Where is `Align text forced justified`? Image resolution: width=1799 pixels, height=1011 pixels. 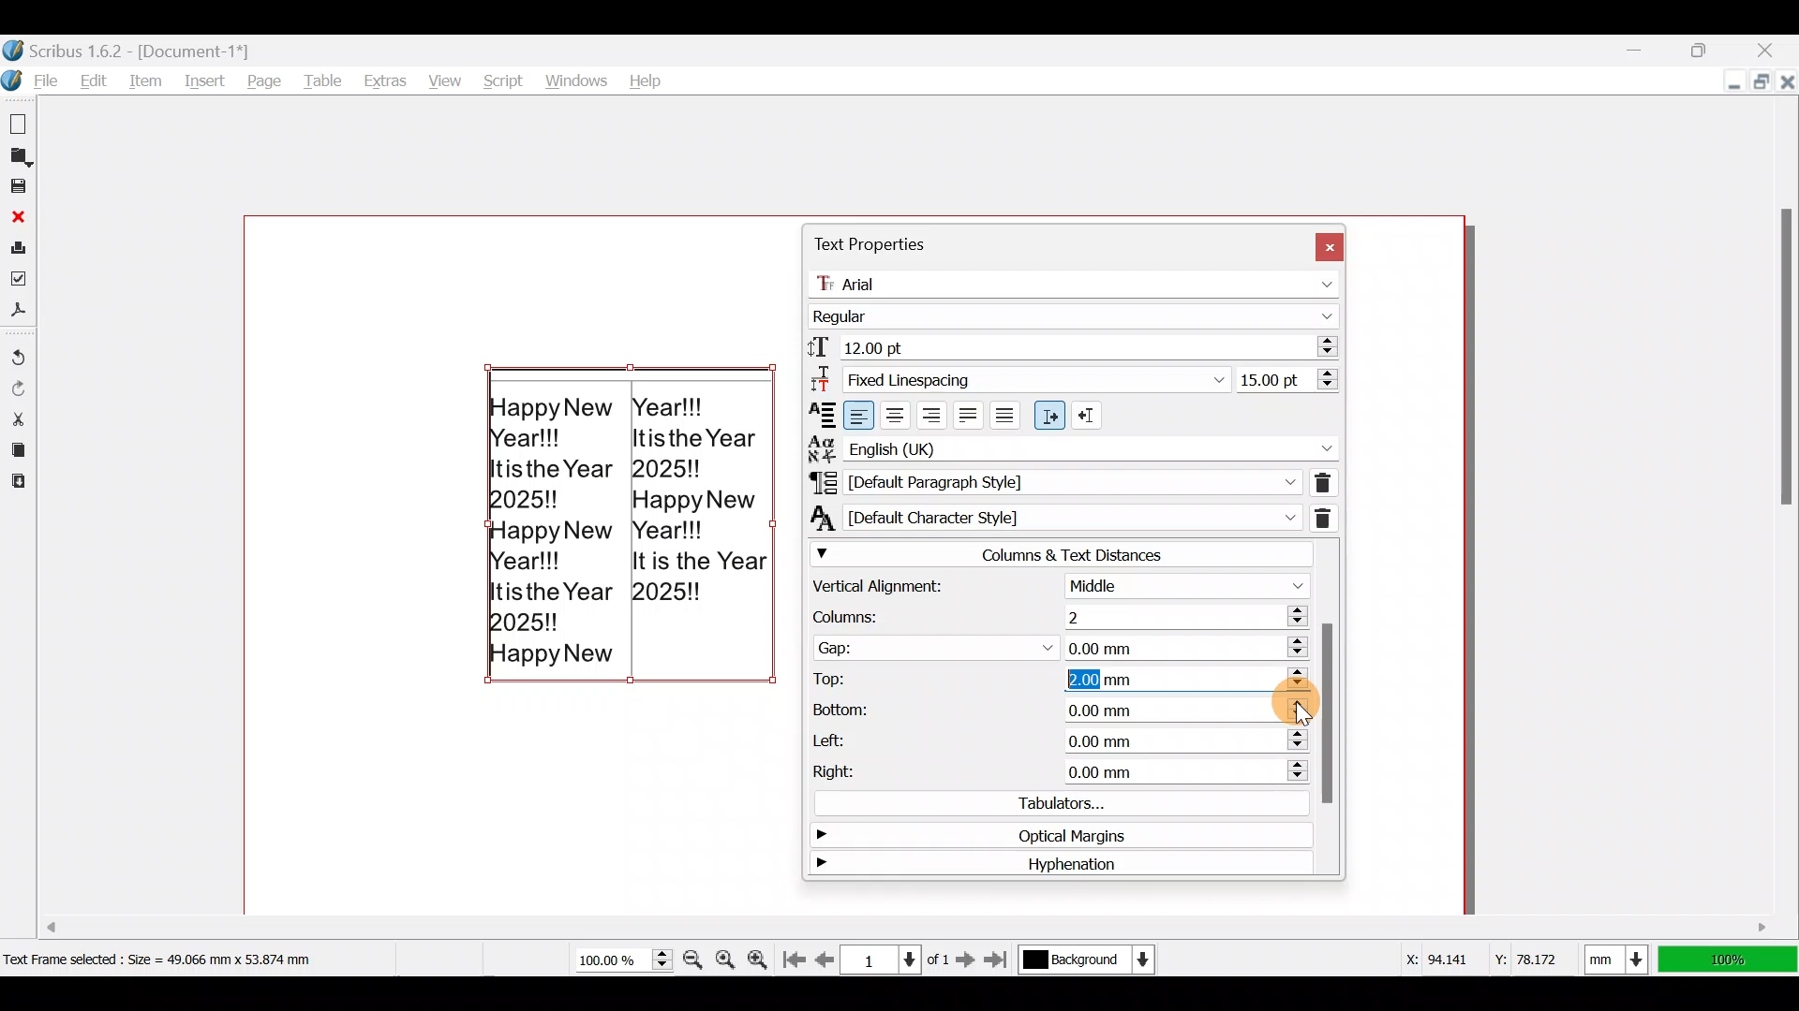 Align text forced justified is located at coordinates (1008, 416).